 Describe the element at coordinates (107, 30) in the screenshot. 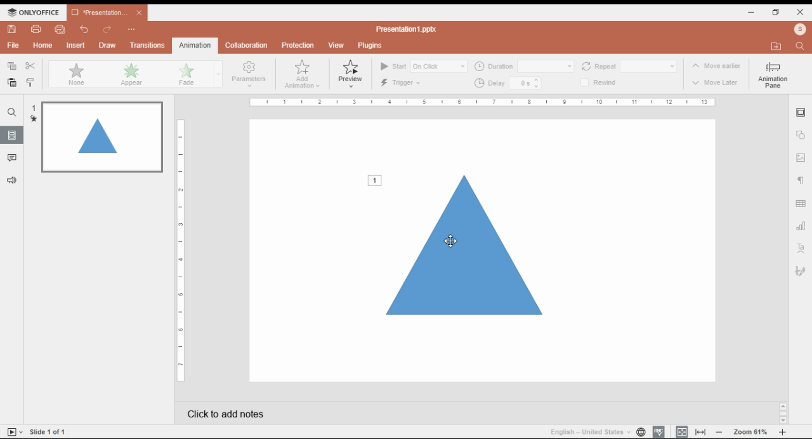

I see `redo` at that location.